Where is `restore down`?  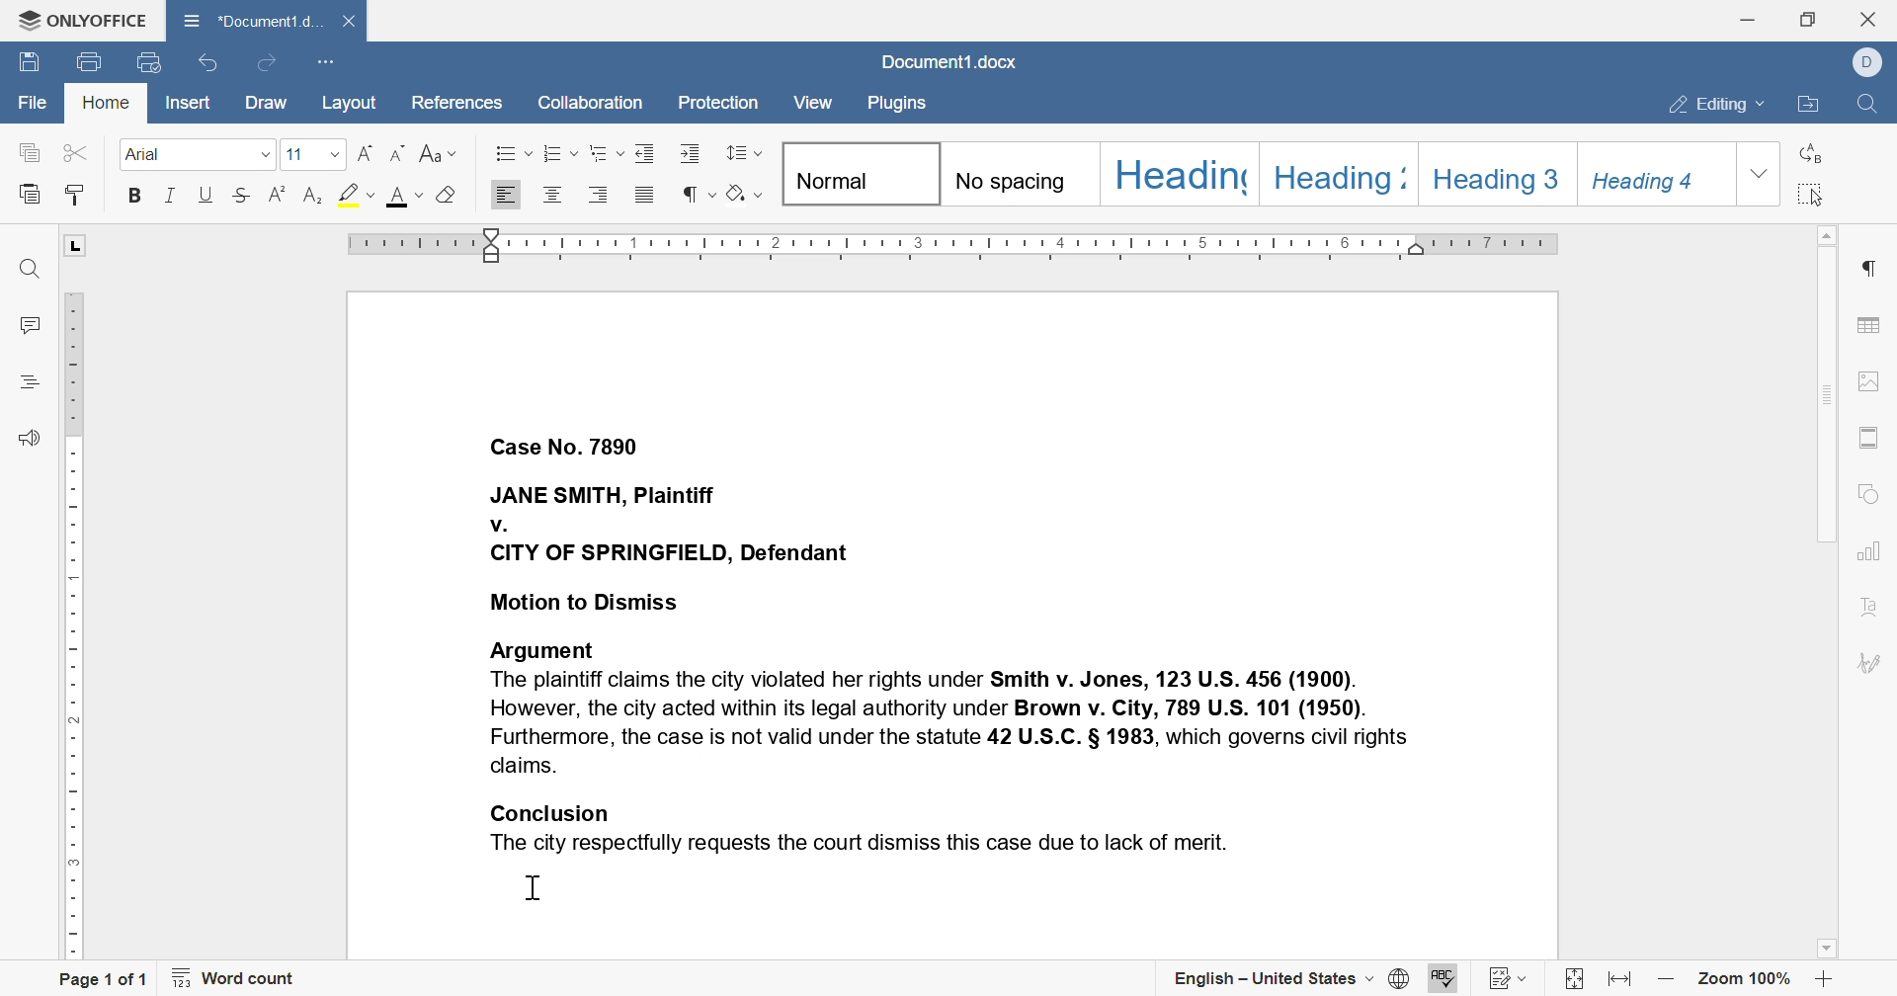
restore down is located at coordinates (1809, 21).